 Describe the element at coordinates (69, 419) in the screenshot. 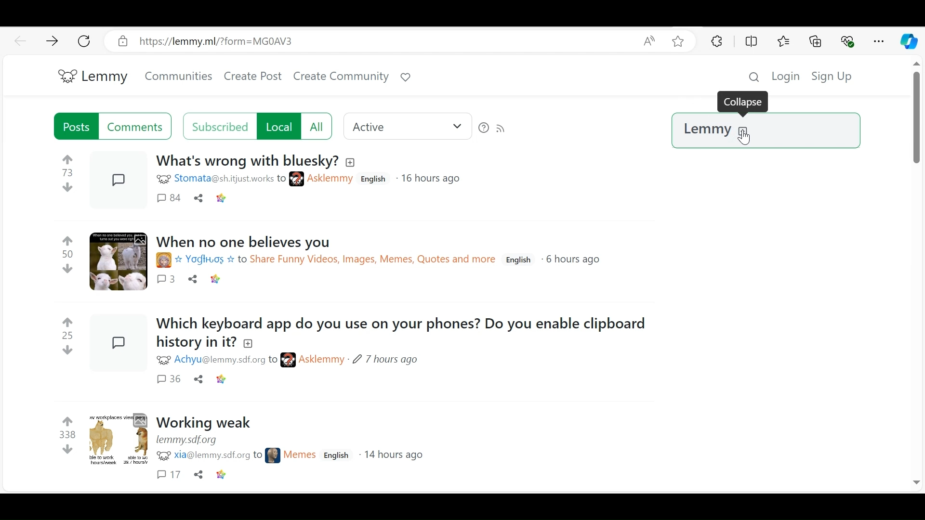

I see `Upvotes` at that location.